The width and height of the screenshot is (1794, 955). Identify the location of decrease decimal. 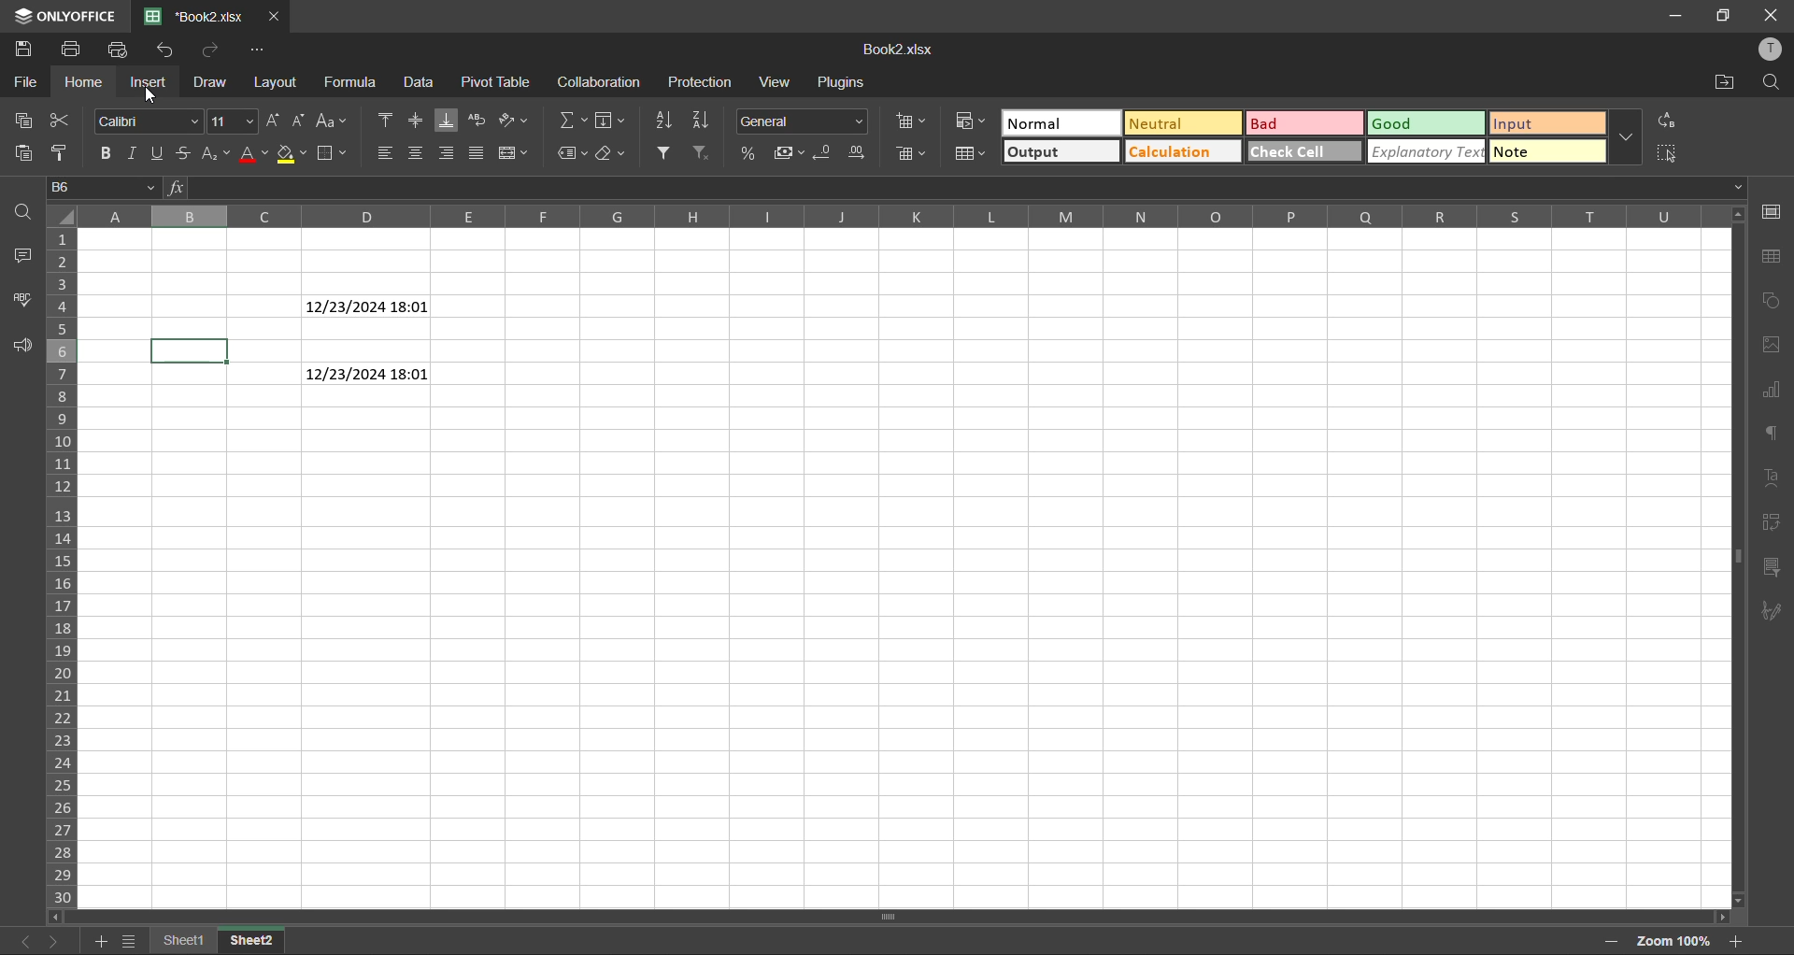
(827, 153).